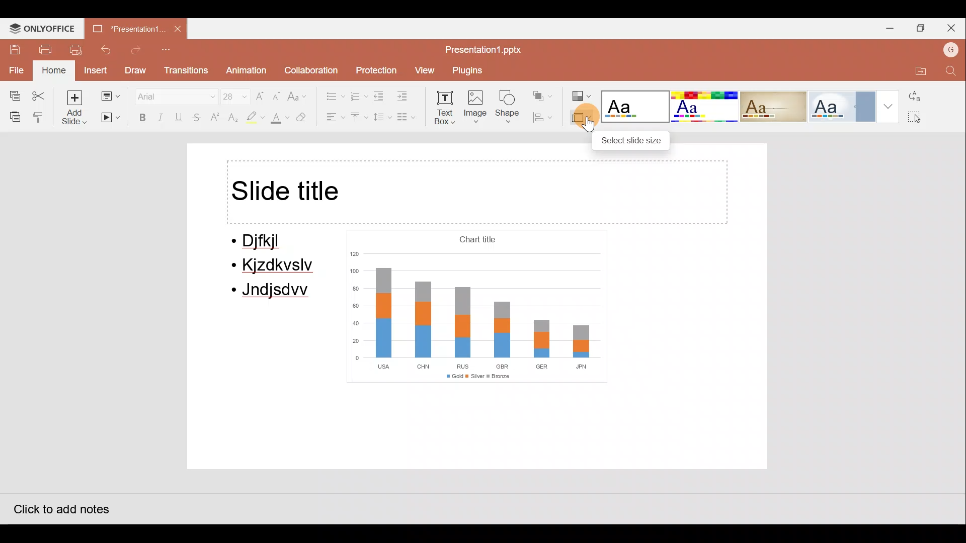 This screenshot has height=543, width=966. Describe the element at coordinates (13, 116) in the screenshot. I see `Paste` at that location.